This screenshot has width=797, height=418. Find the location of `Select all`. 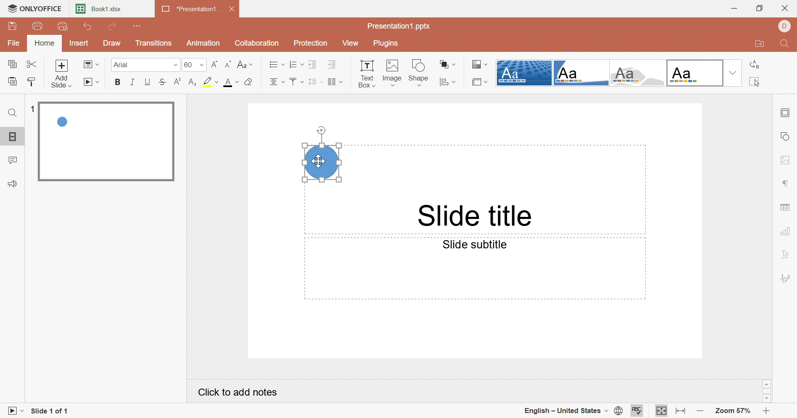

Select all is located at coordinates (753, 82).